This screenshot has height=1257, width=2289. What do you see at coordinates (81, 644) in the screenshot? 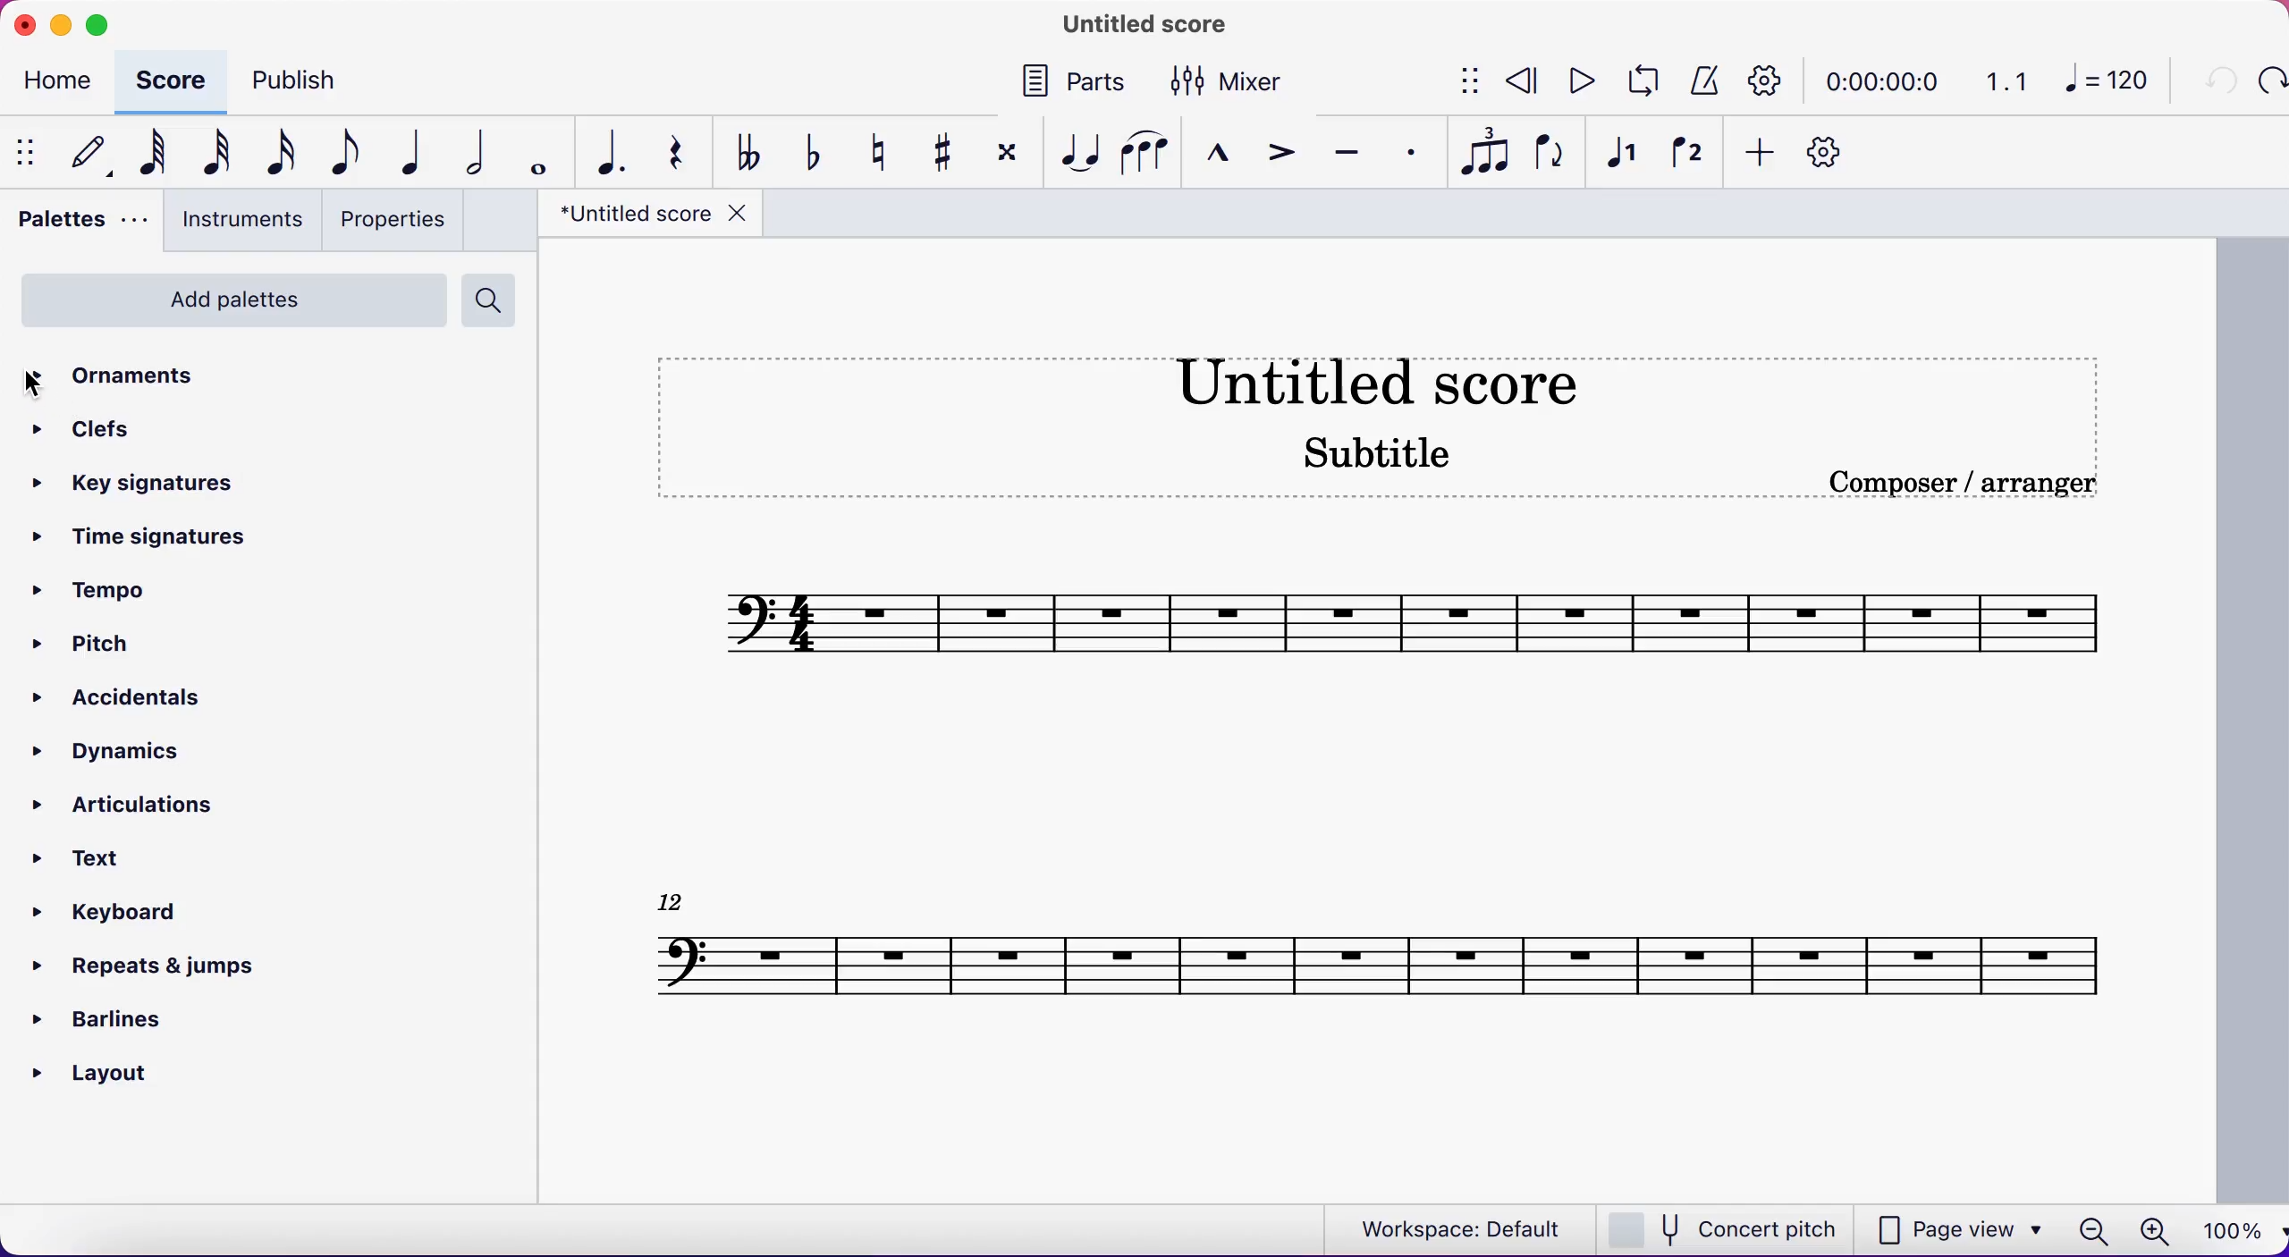
I see `pitch` at bounding box center [81, 644].